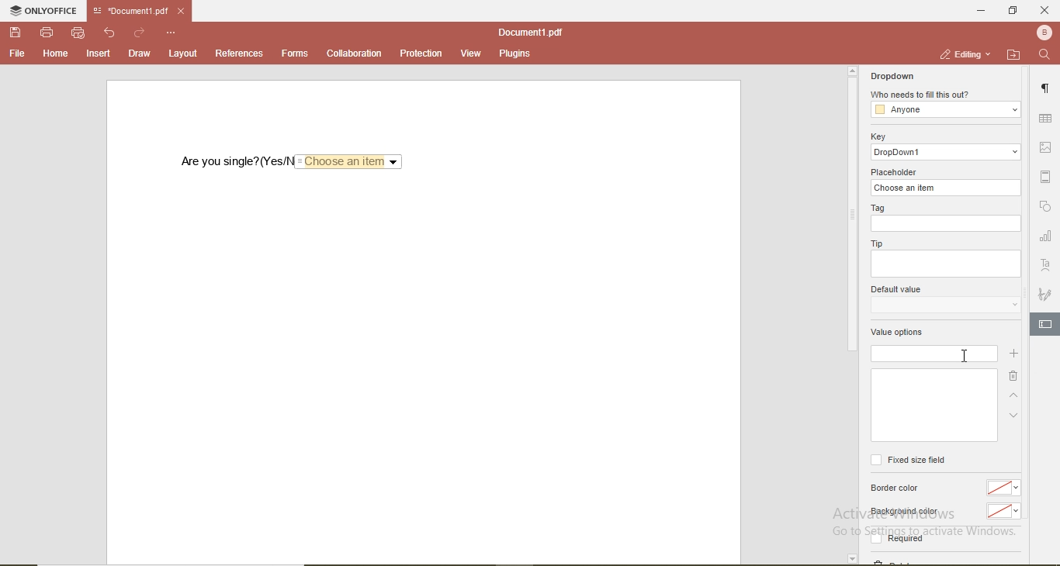  I want to click on home, so click(57, 54).